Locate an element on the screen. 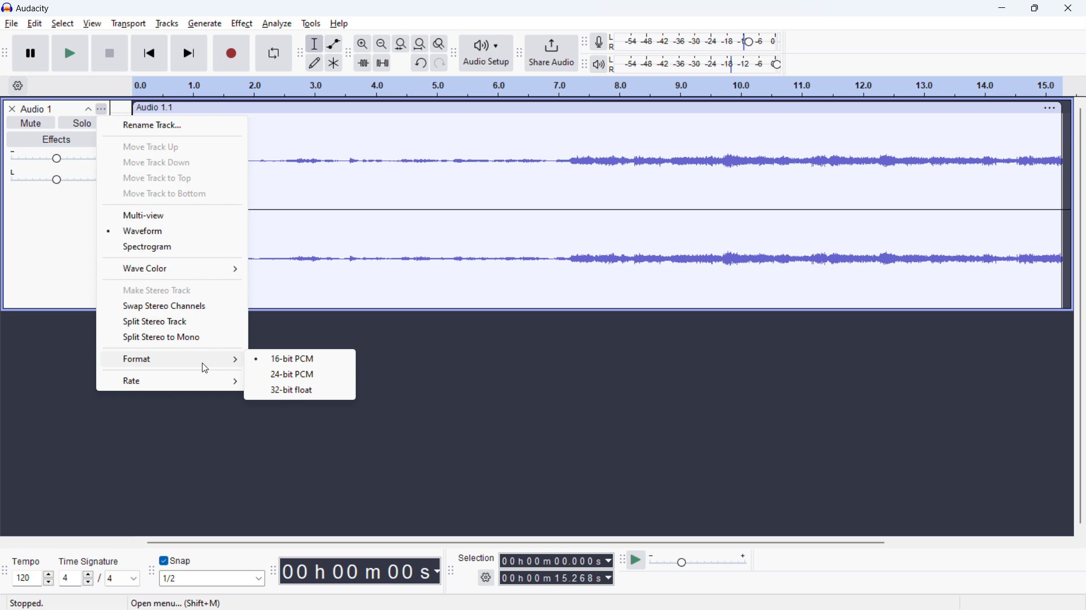 Image resolution: width=1086 pixels, height=610 pixels. play is located at coordinates (70, 53).